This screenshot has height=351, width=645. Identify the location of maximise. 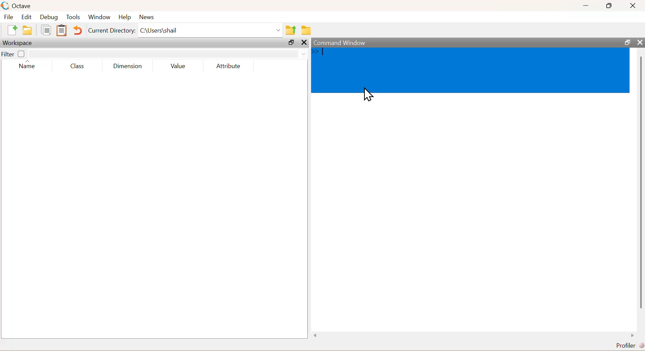
(609, 5).